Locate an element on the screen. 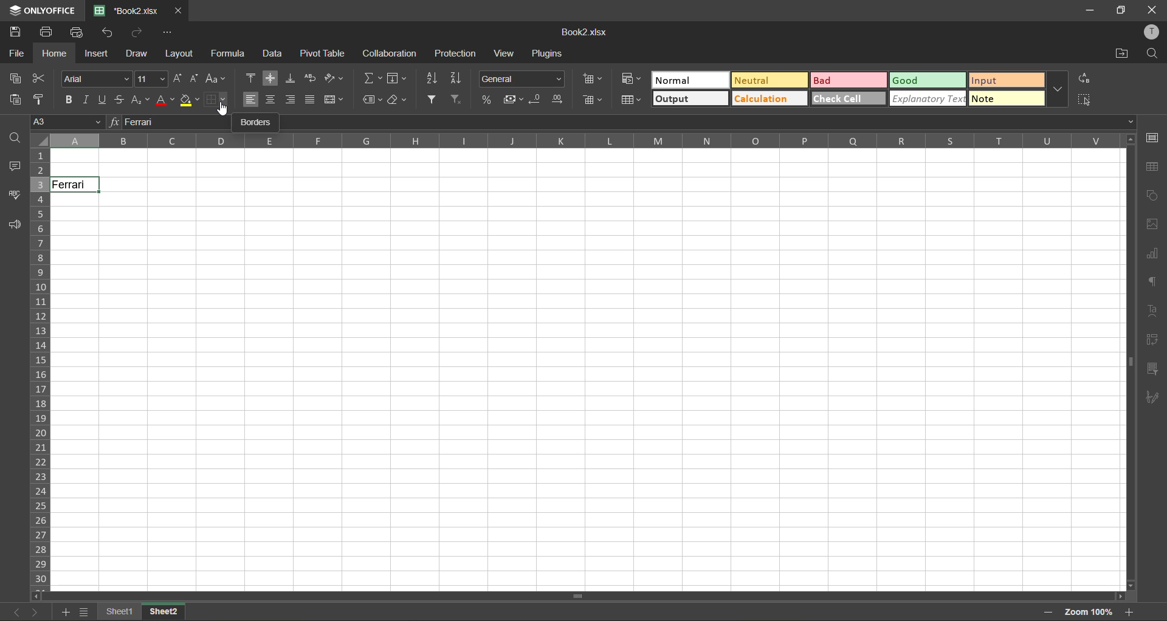  copy is located at coordinates (16, 78).